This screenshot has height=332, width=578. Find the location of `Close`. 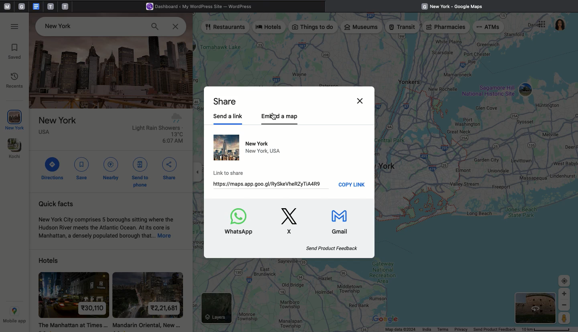

Close is located at coordinates (361, 101).